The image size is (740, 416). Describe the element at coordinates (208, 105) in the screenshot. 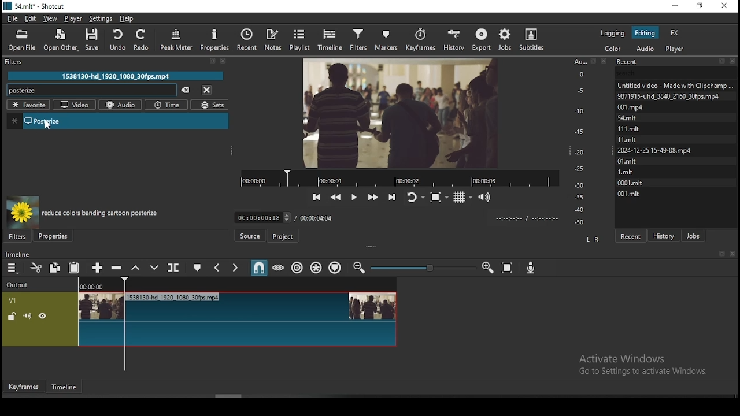

I see `sets` at that location.